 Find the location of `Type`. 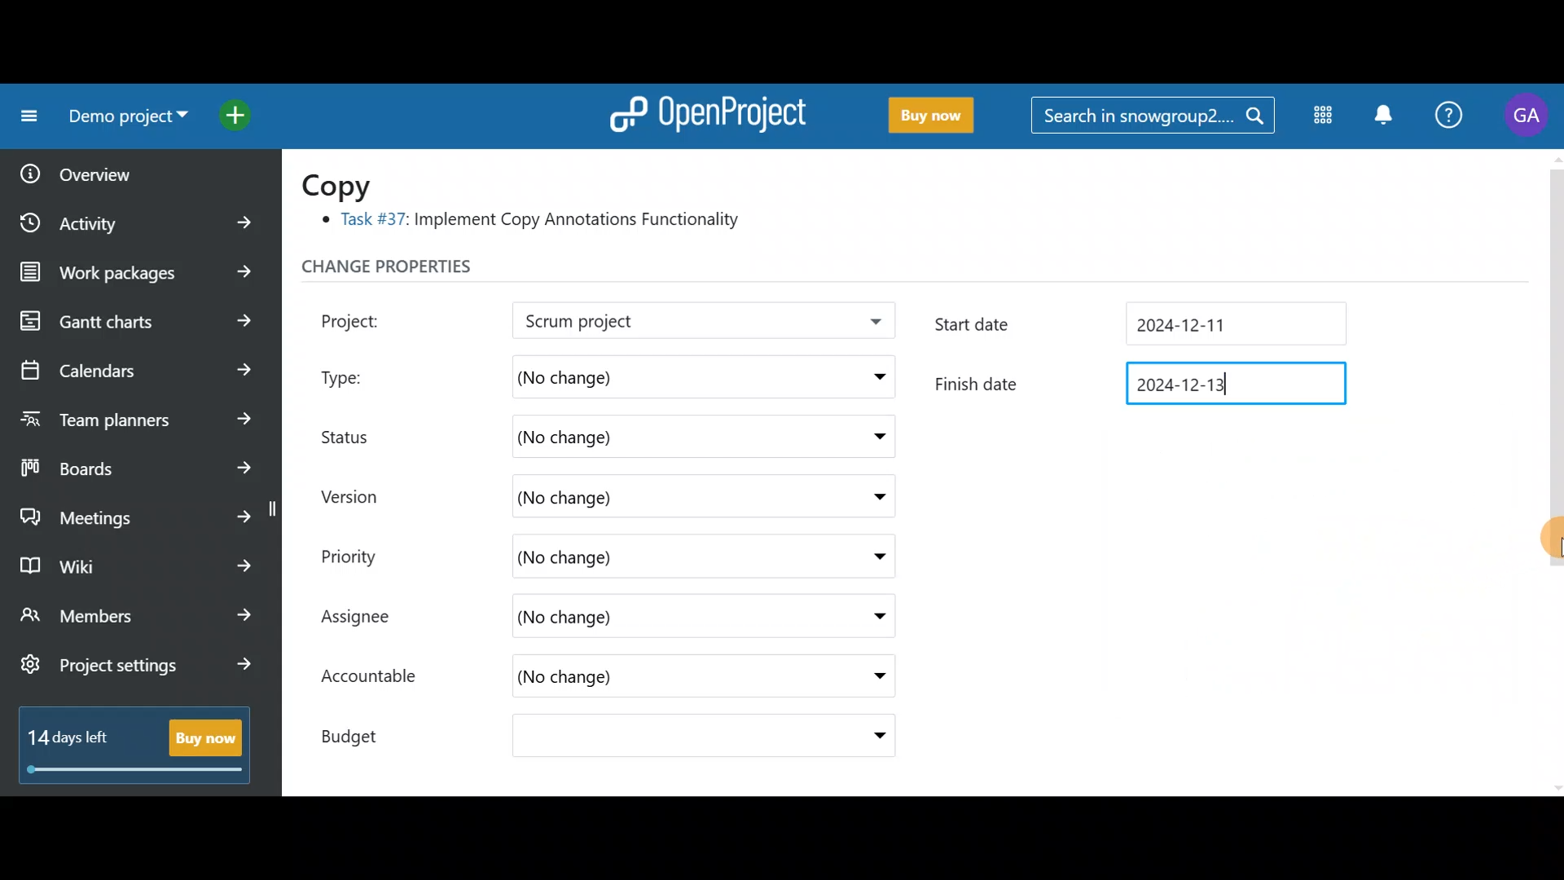

Type is located at coordinates (360, 373).